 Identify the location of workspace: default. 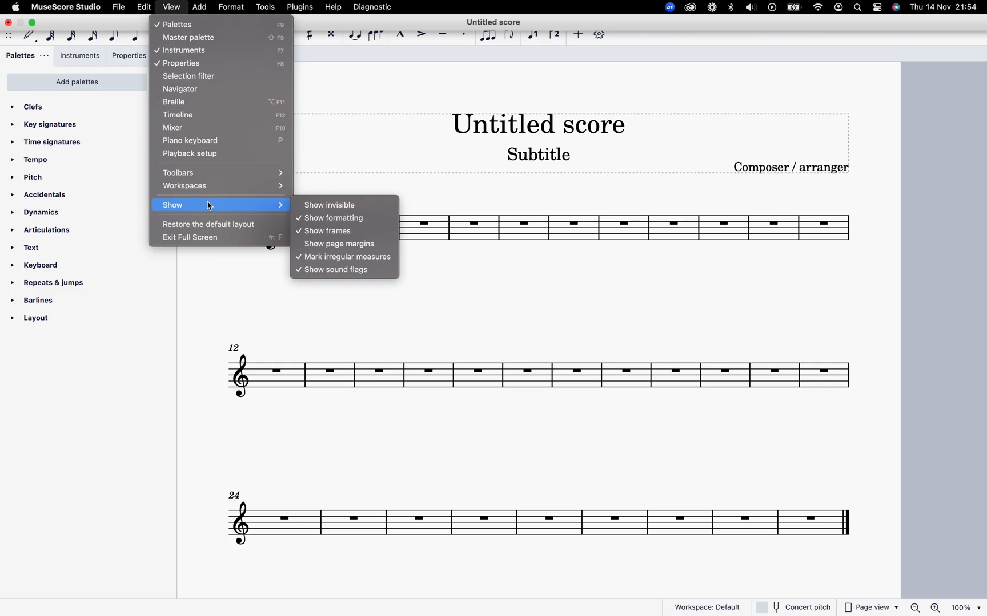
(706, 607).